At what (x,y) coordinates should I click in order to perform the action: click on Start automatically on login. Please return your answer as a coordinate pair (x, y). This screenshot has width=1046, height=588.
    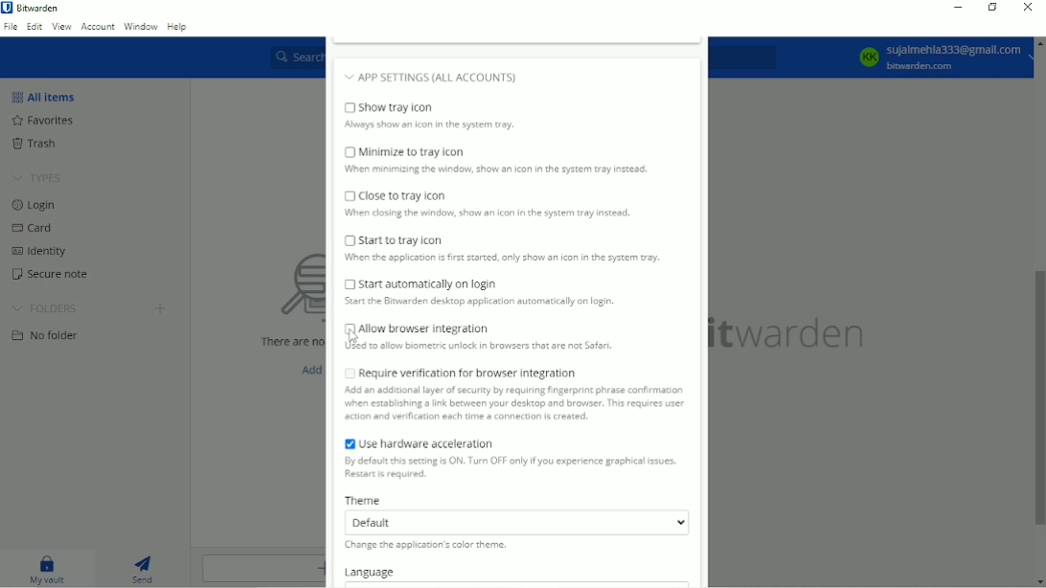
    Looking at the image, I should click on (421, 284).